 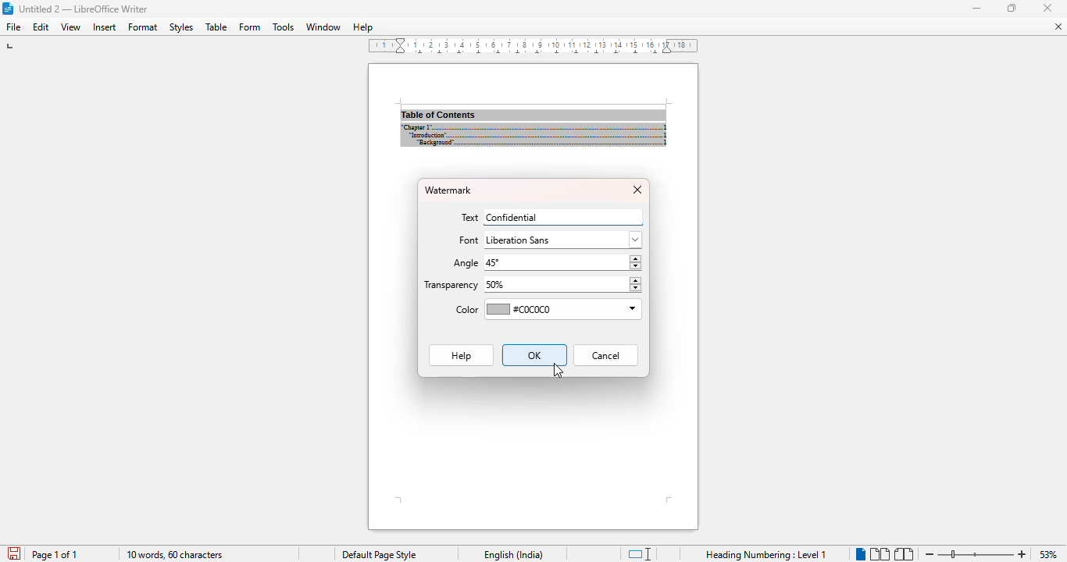 What do you see at coordinates (363, 27) in the screenshot?
I see `help` at bounding box center [363, 27].